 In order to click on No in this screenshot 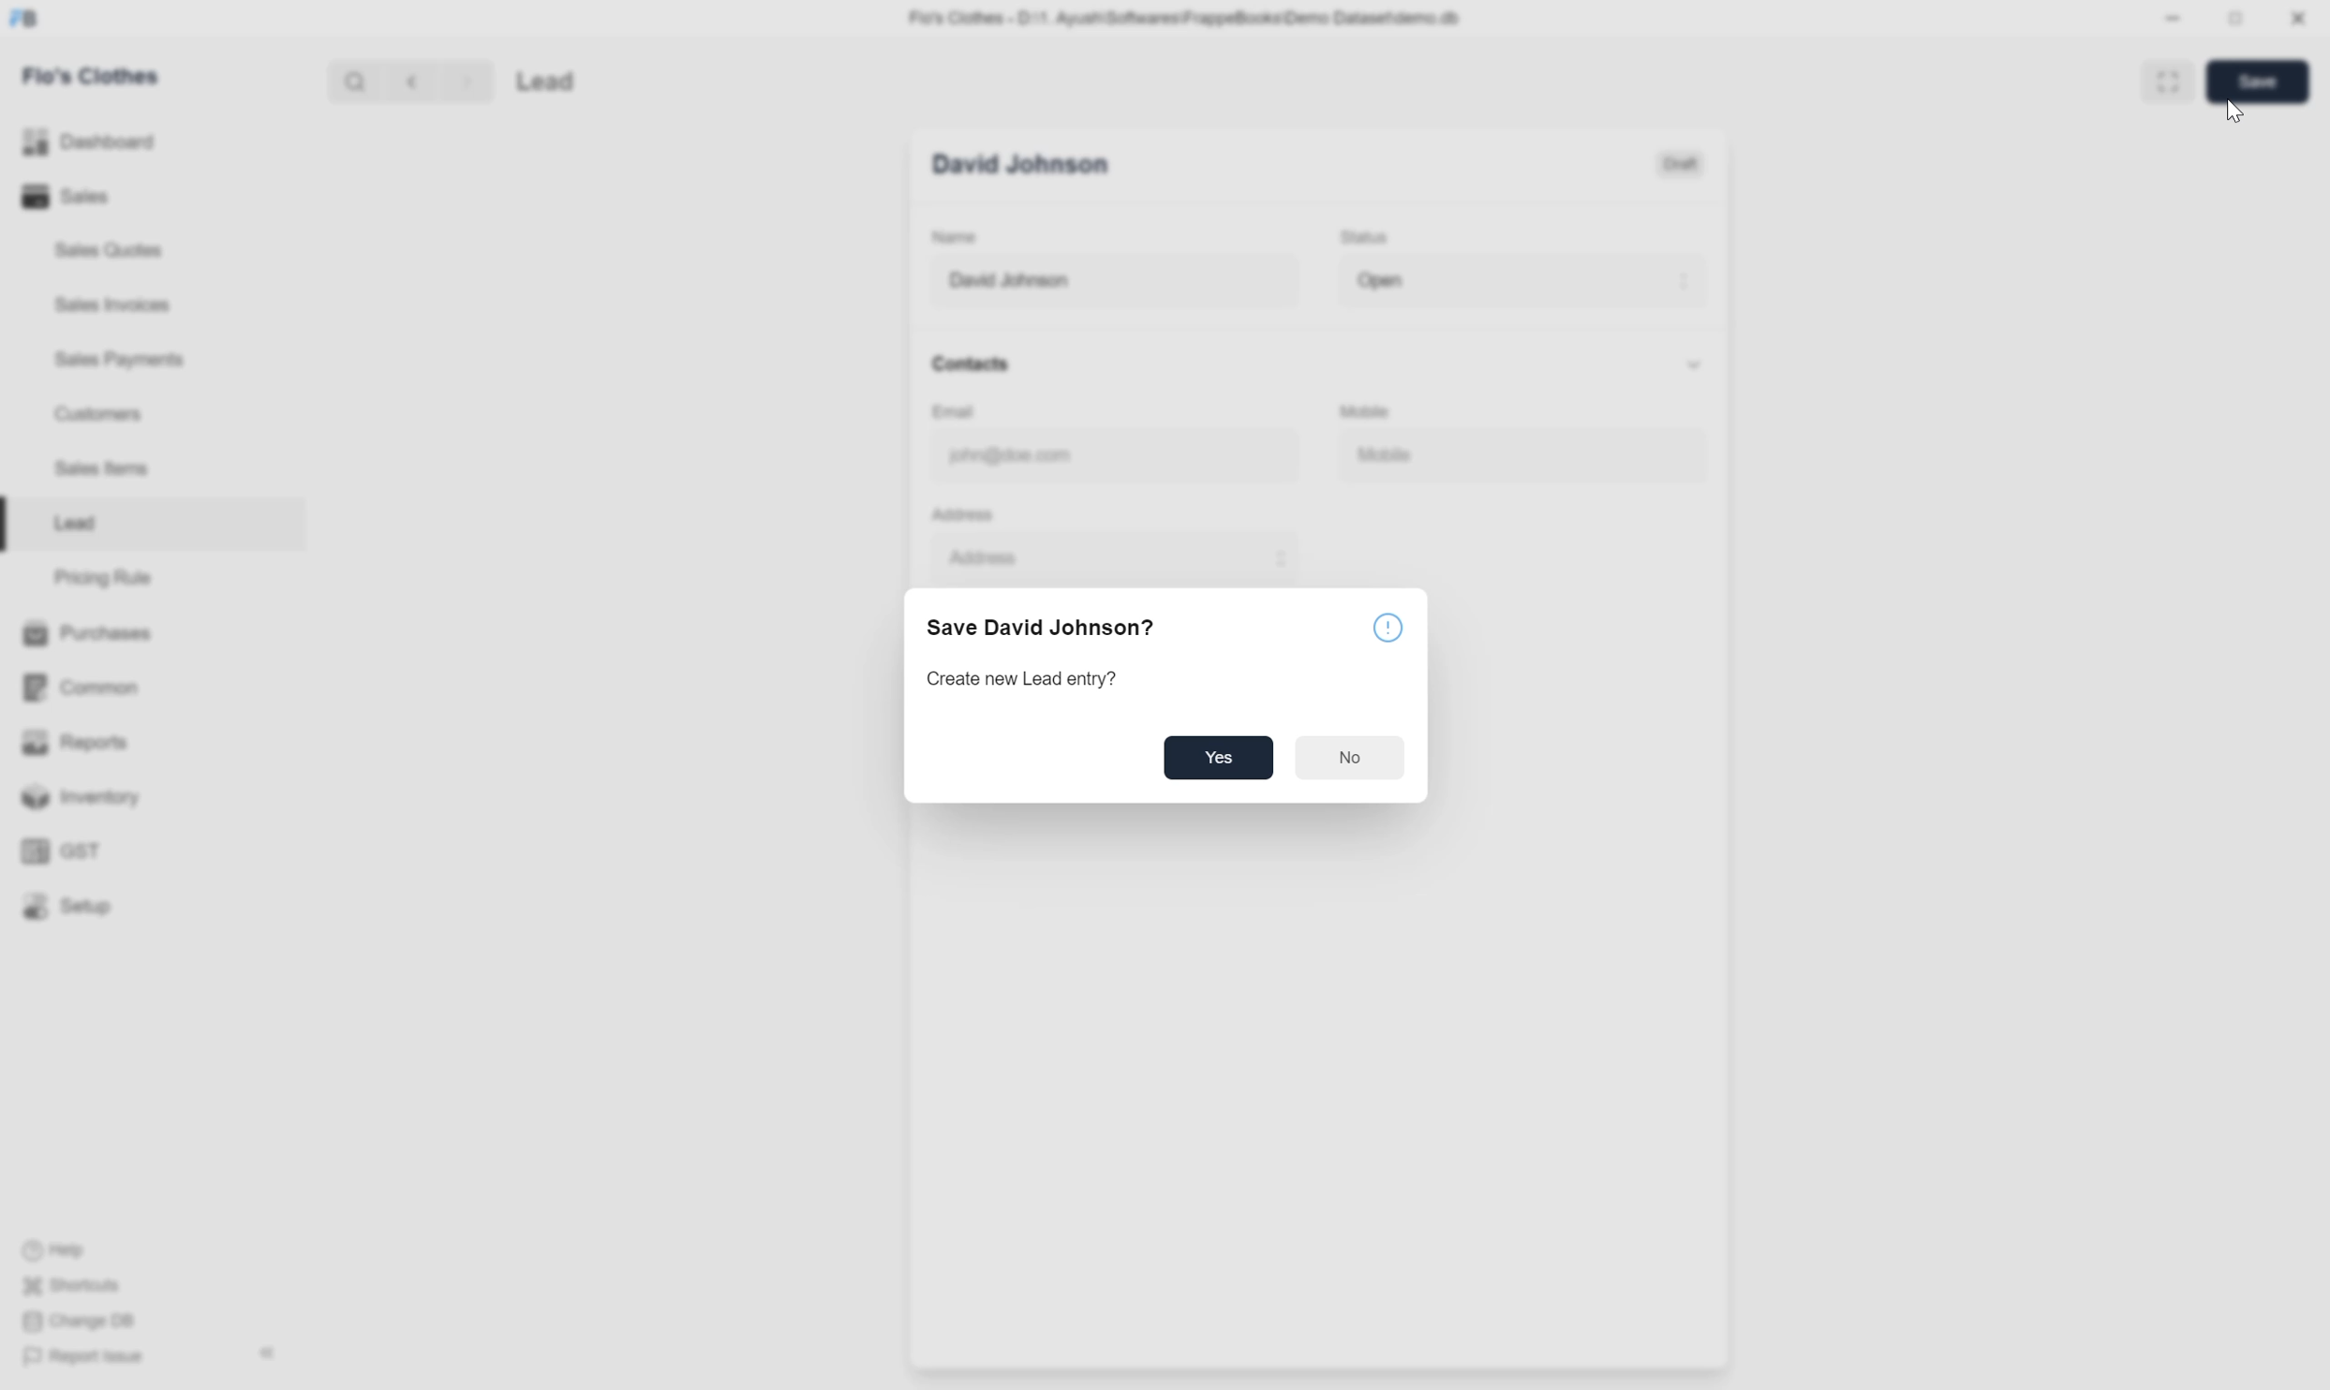, I will do `click(1353, 754)`.